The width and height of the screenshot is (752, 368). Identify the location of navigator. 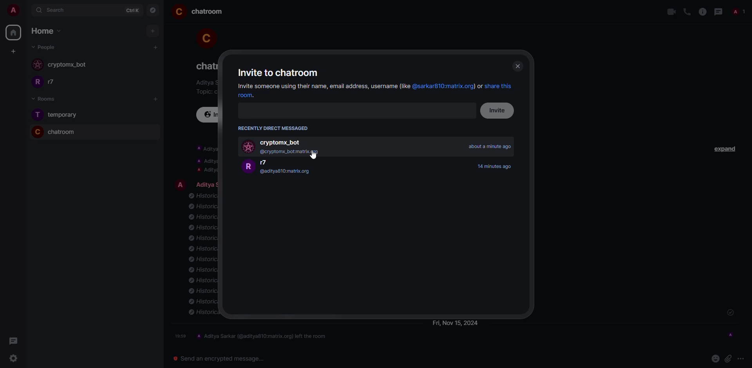
(154, 11).